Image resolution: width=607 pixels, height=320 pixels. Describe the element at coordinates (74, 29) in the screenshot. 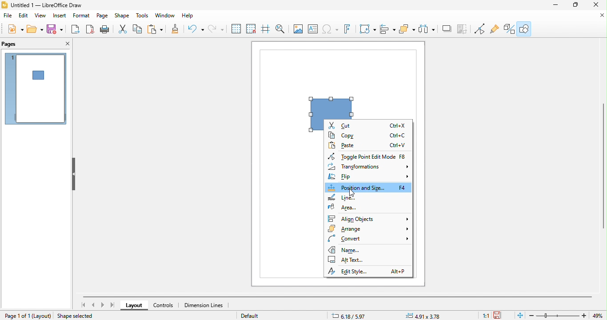

I see `export` at that location.